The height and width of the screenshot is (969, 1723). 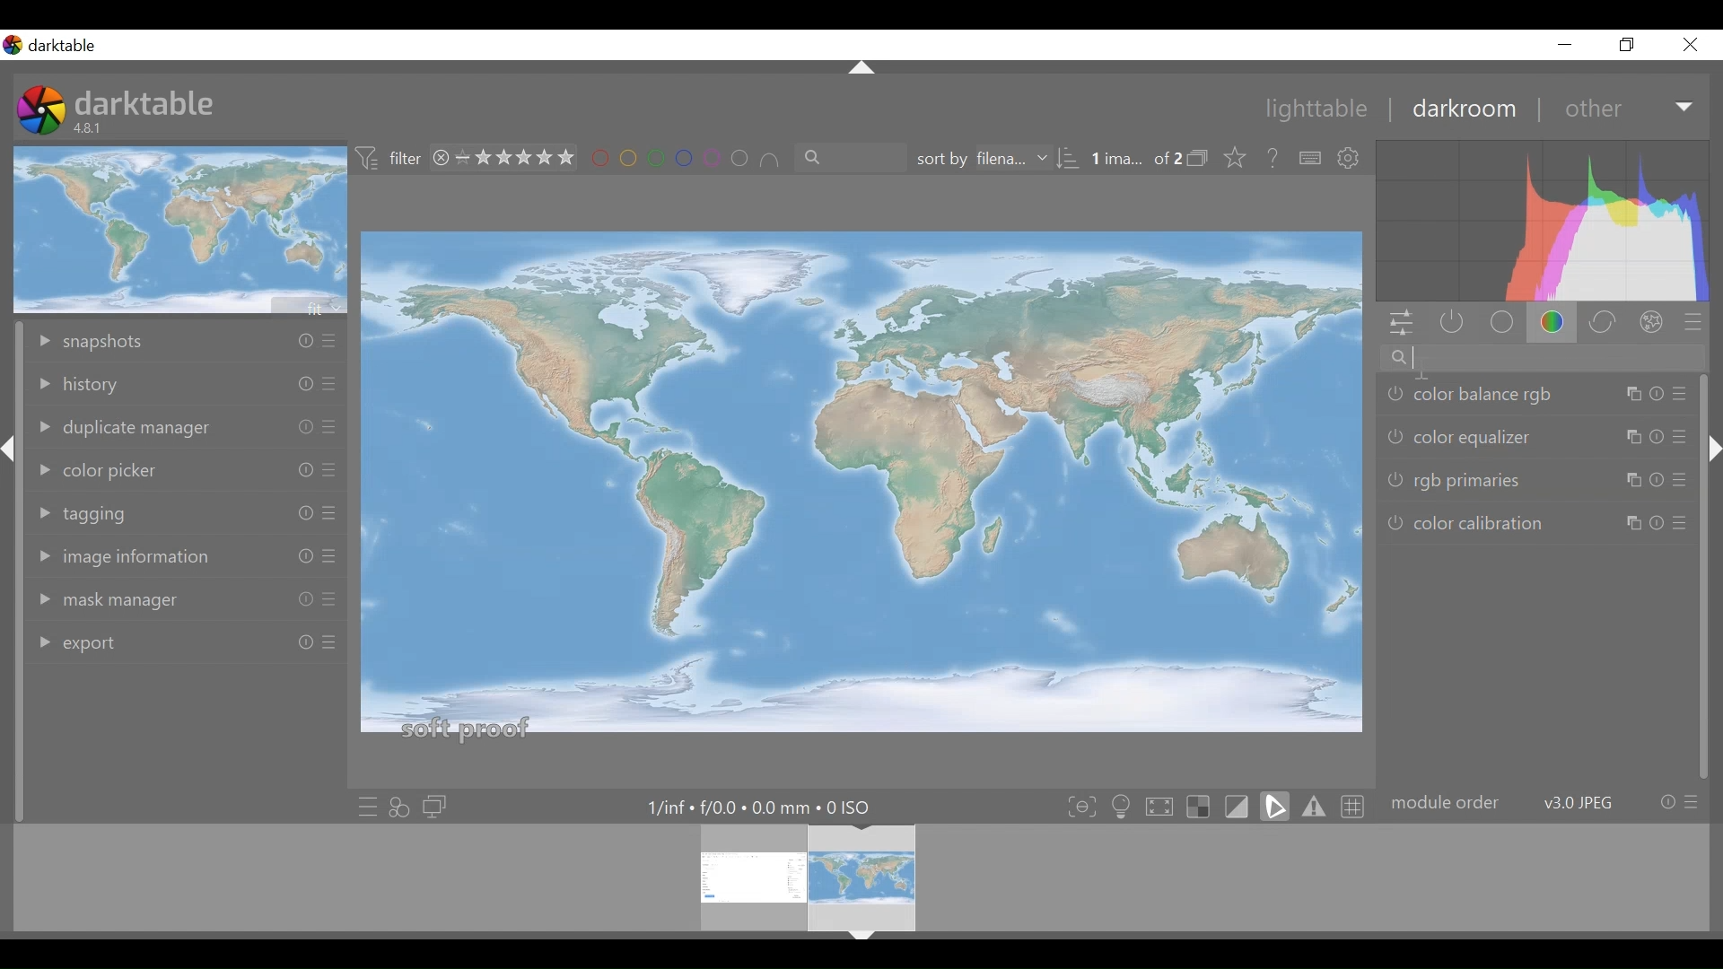 I want to click on Insertion Cursor, so click(x=1421, y=368).